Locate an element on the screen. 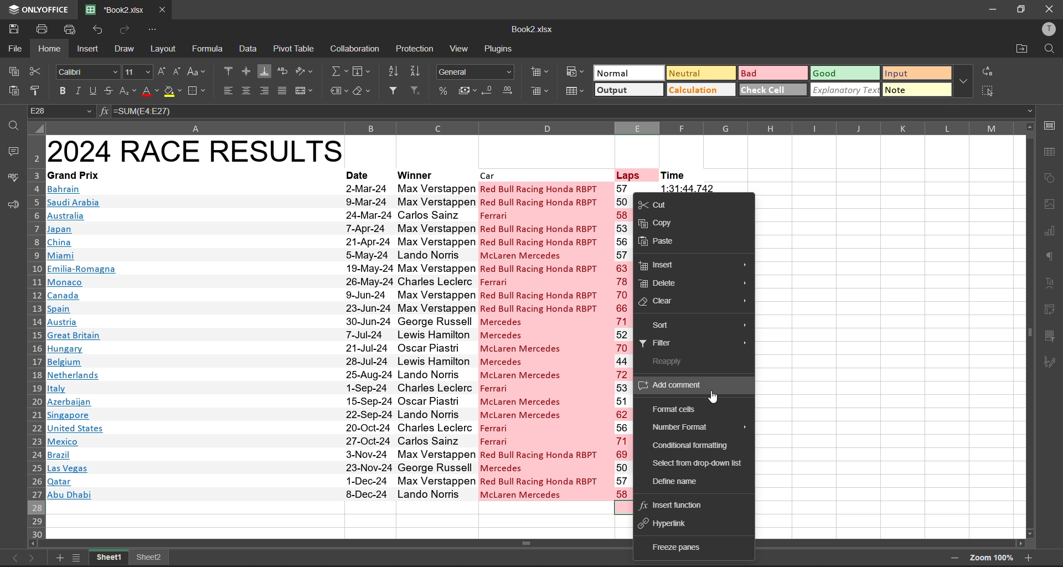  filter is located at coordinates (694, 343).